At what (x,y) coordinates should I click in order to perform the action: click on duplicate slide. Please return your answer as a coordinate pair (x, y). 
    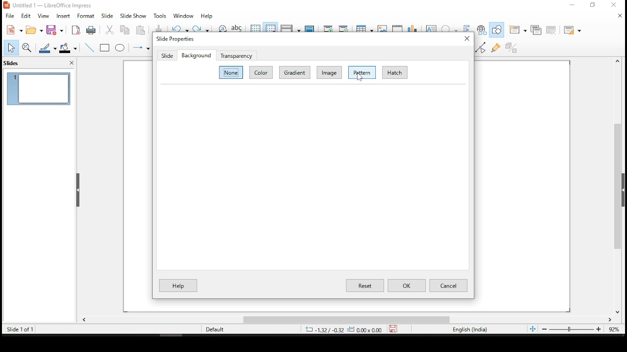
    Looking at the image, I should click on (536, 30).